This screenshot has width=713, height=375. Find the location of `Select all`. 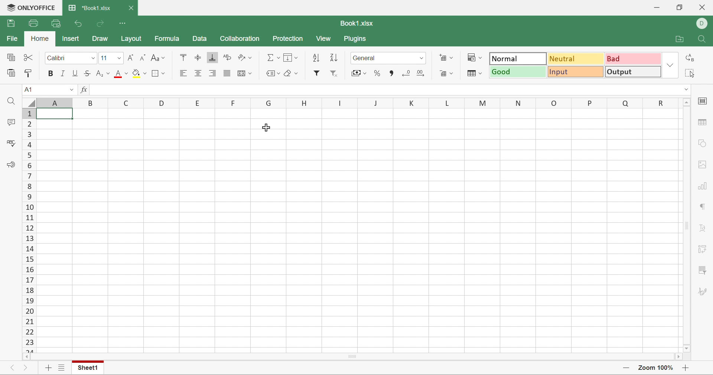

Select all is located at coordinates (688, 73).